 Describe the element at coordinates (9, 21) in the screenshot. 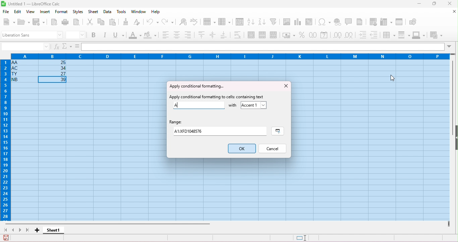

I see `new` at that location.